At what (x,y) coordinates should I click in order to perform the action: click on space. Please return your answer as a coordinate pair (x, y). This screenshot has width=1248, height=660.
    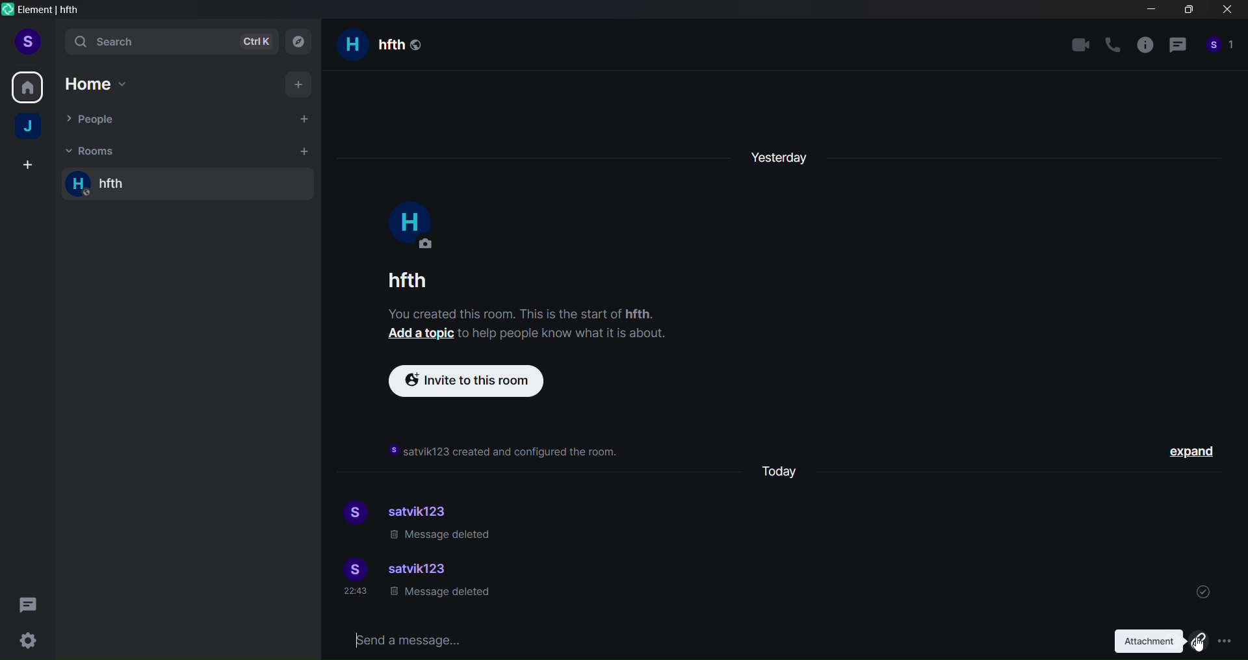
    Looking at the image, I should click on (30, 128).